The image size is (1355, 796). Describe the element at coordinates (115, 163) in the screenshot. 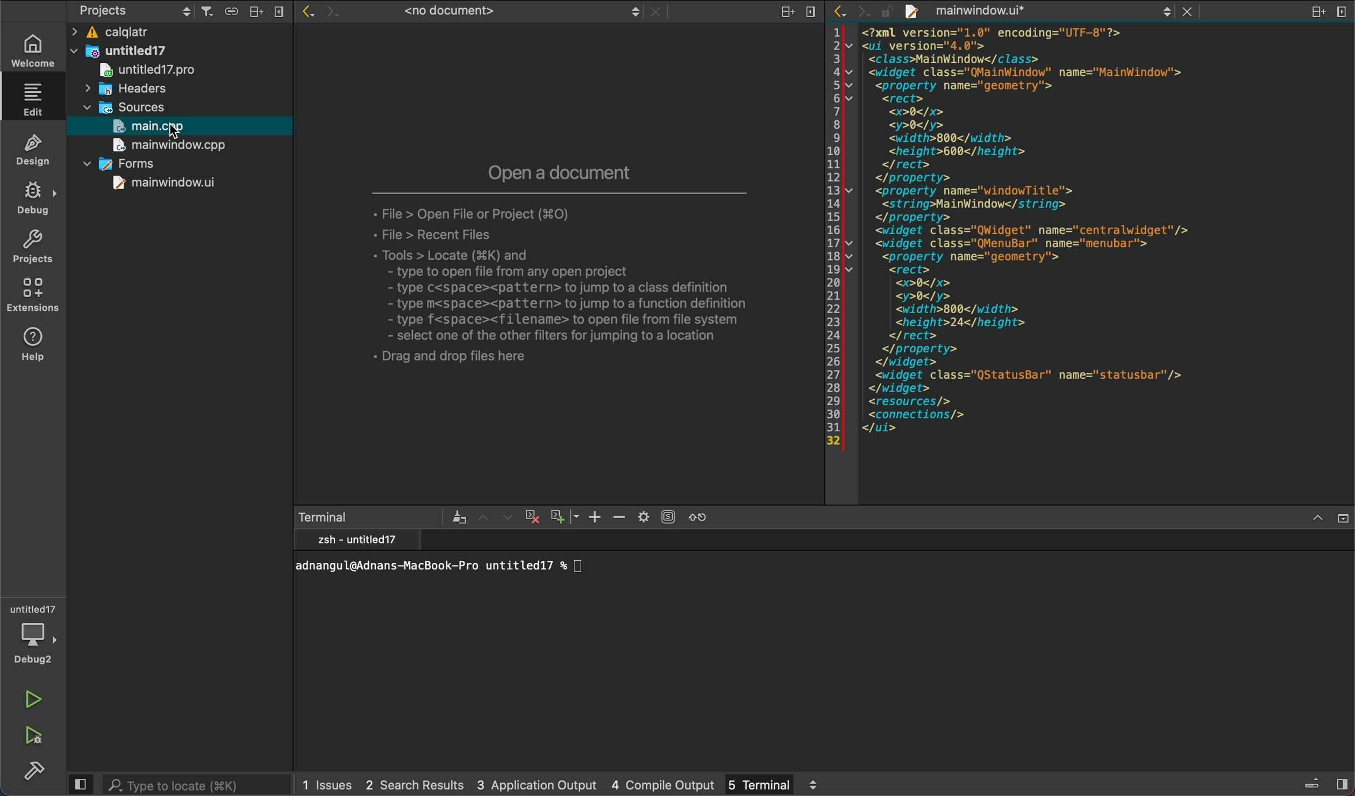

I see `forms` at that location.